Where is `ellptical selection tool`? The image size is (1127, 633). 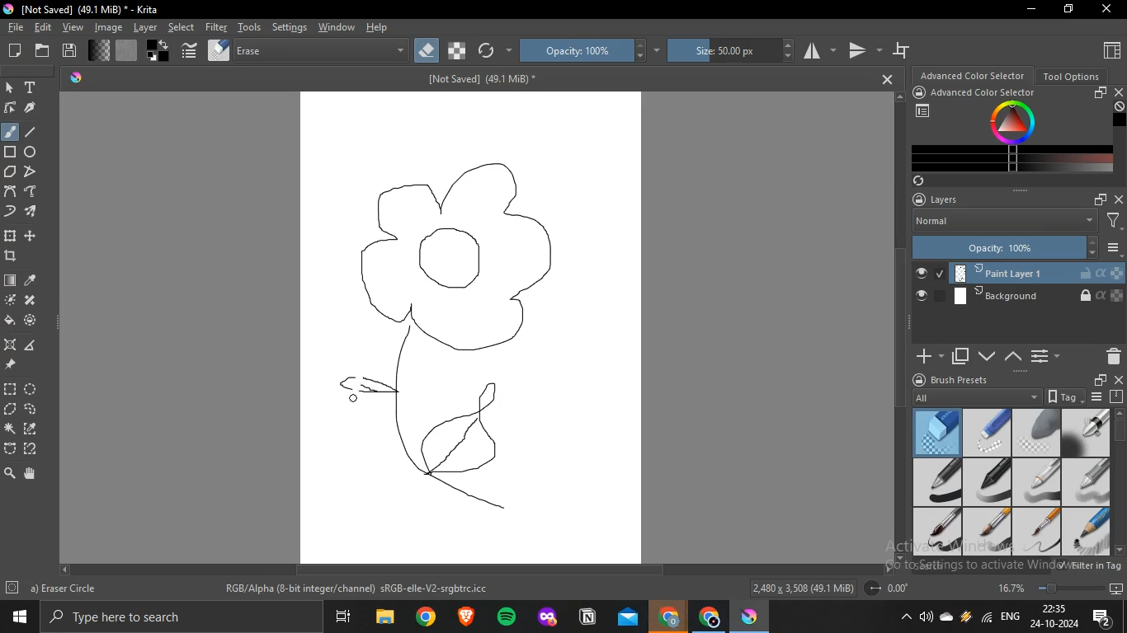
ellptical selection tool is located at coordinates (34, 389).